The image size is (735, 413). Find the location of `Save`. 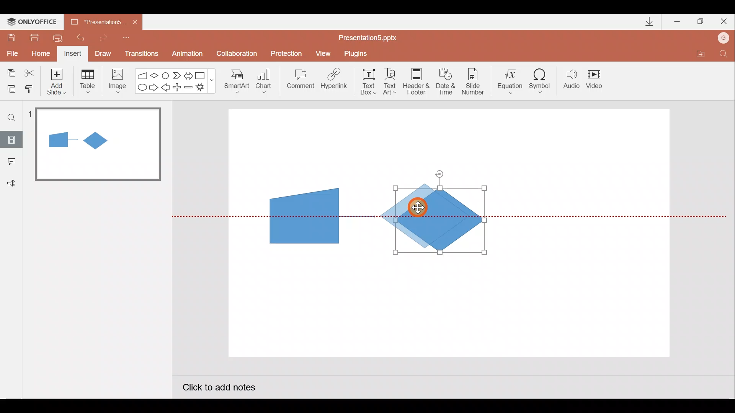

Save is located at coordinates (11, 36).